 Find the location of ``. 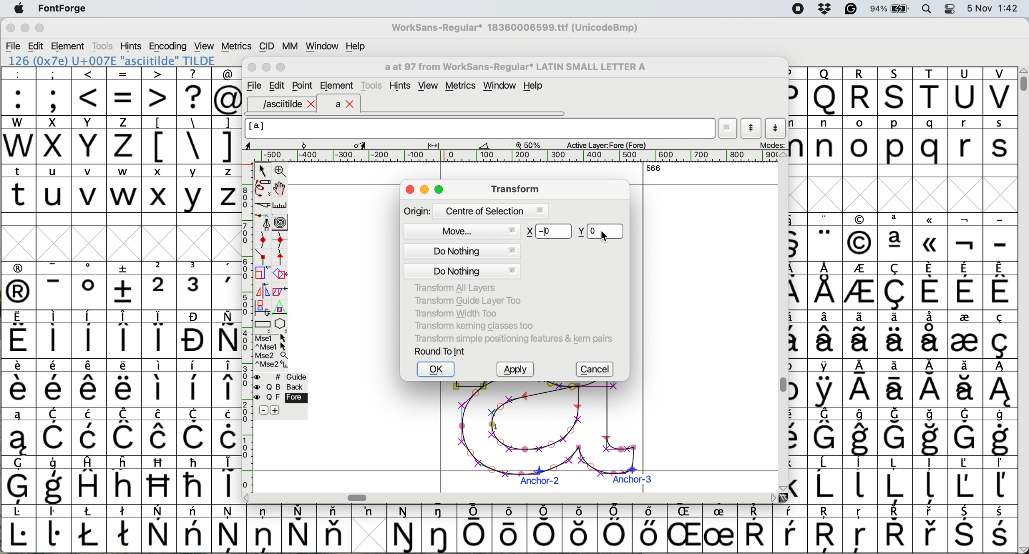

 is located at coordinates (861, 530).